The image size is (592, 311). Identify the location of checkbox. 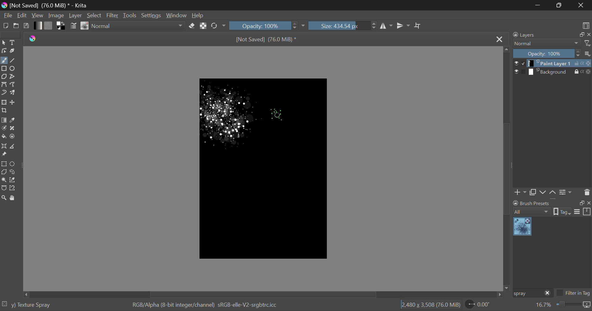
(519, 63).